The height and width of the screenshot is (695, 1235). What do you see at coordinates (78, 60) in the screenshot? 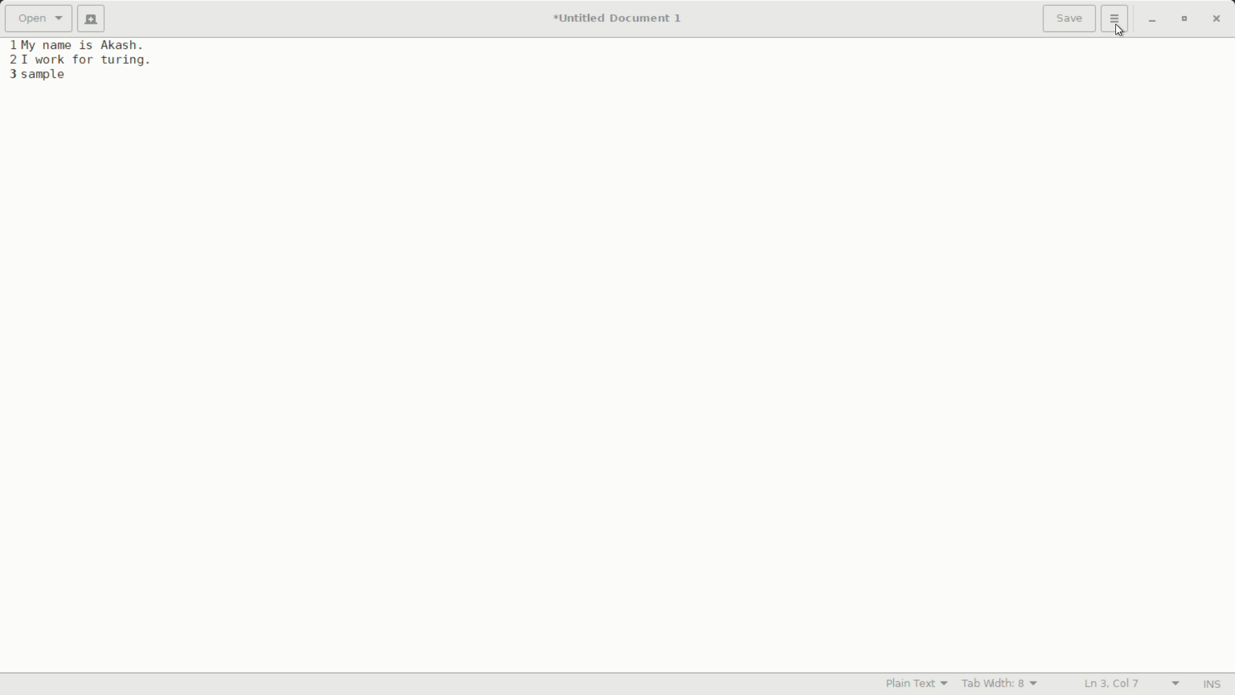
I see `21 work for turing.` at bounding box center [78, 60].